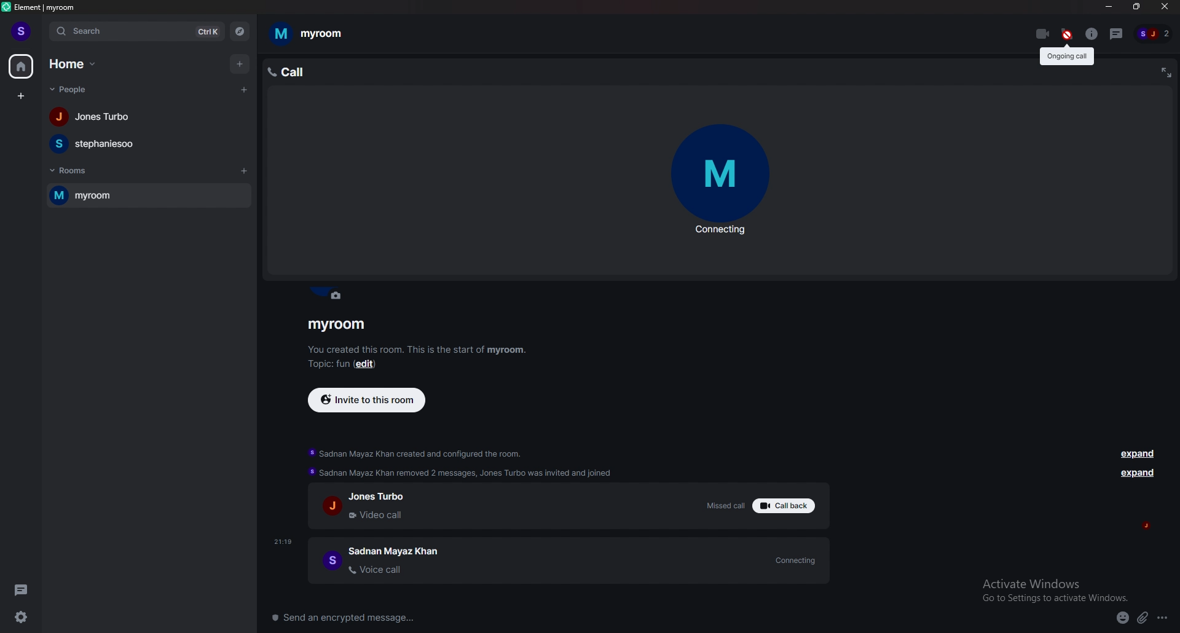 This screenshot has width=1180, height=633. What do you see at coordinates (1140, 475) in the screenshot?
I see `expand` at bounding box center [1140, 475].